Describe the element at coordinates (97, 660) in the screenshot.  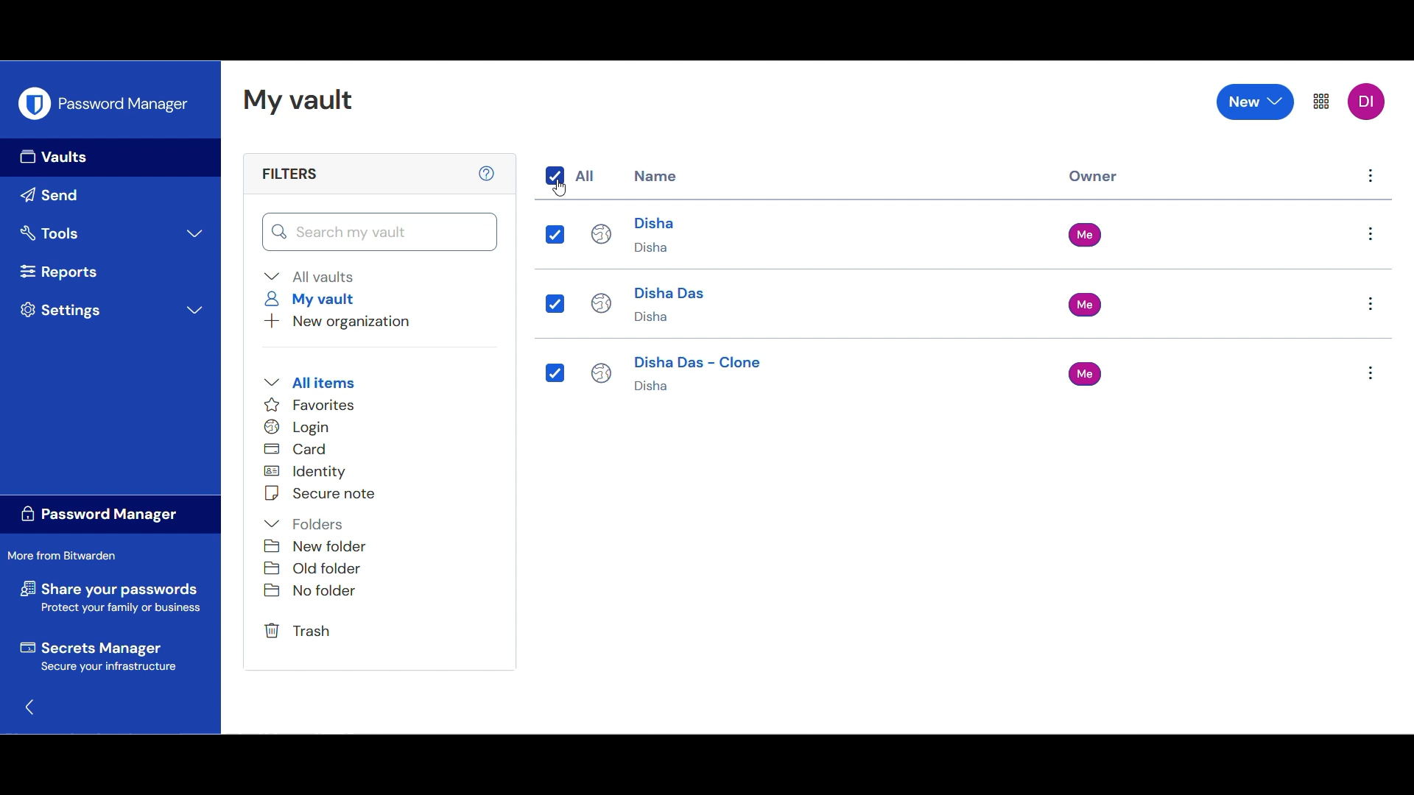
I see `Secrets Manager      Secure your infrastucture` at that location.